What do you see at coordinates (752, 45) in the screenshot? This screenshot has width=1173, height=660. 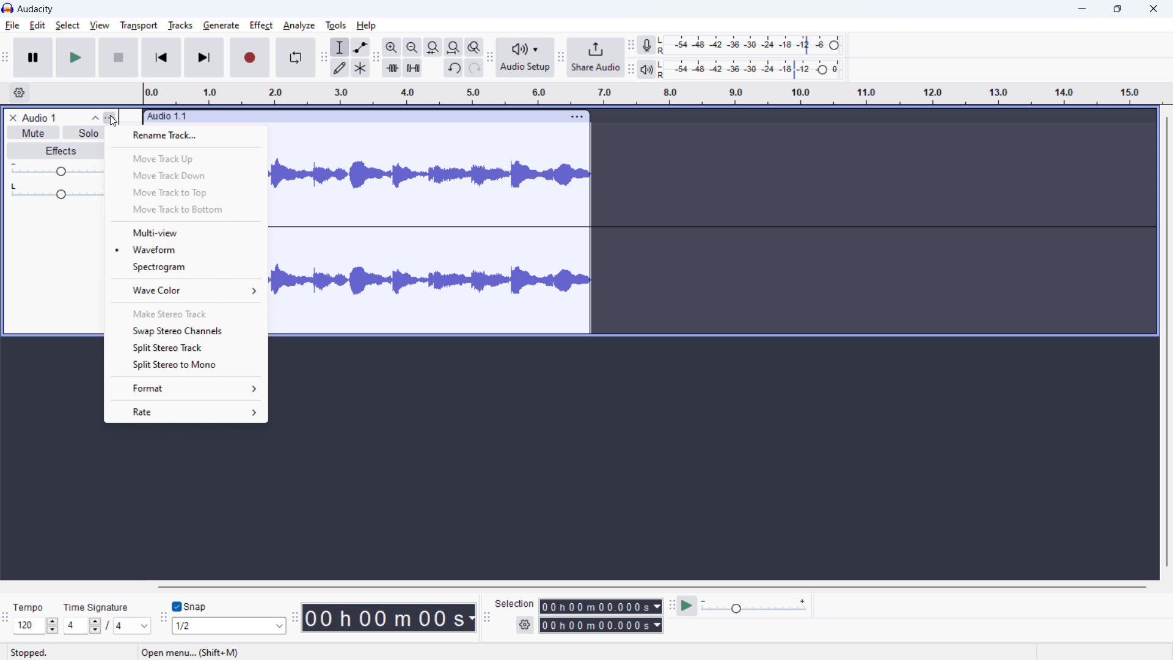 I see `recording level` at bounding box center [752, 45].